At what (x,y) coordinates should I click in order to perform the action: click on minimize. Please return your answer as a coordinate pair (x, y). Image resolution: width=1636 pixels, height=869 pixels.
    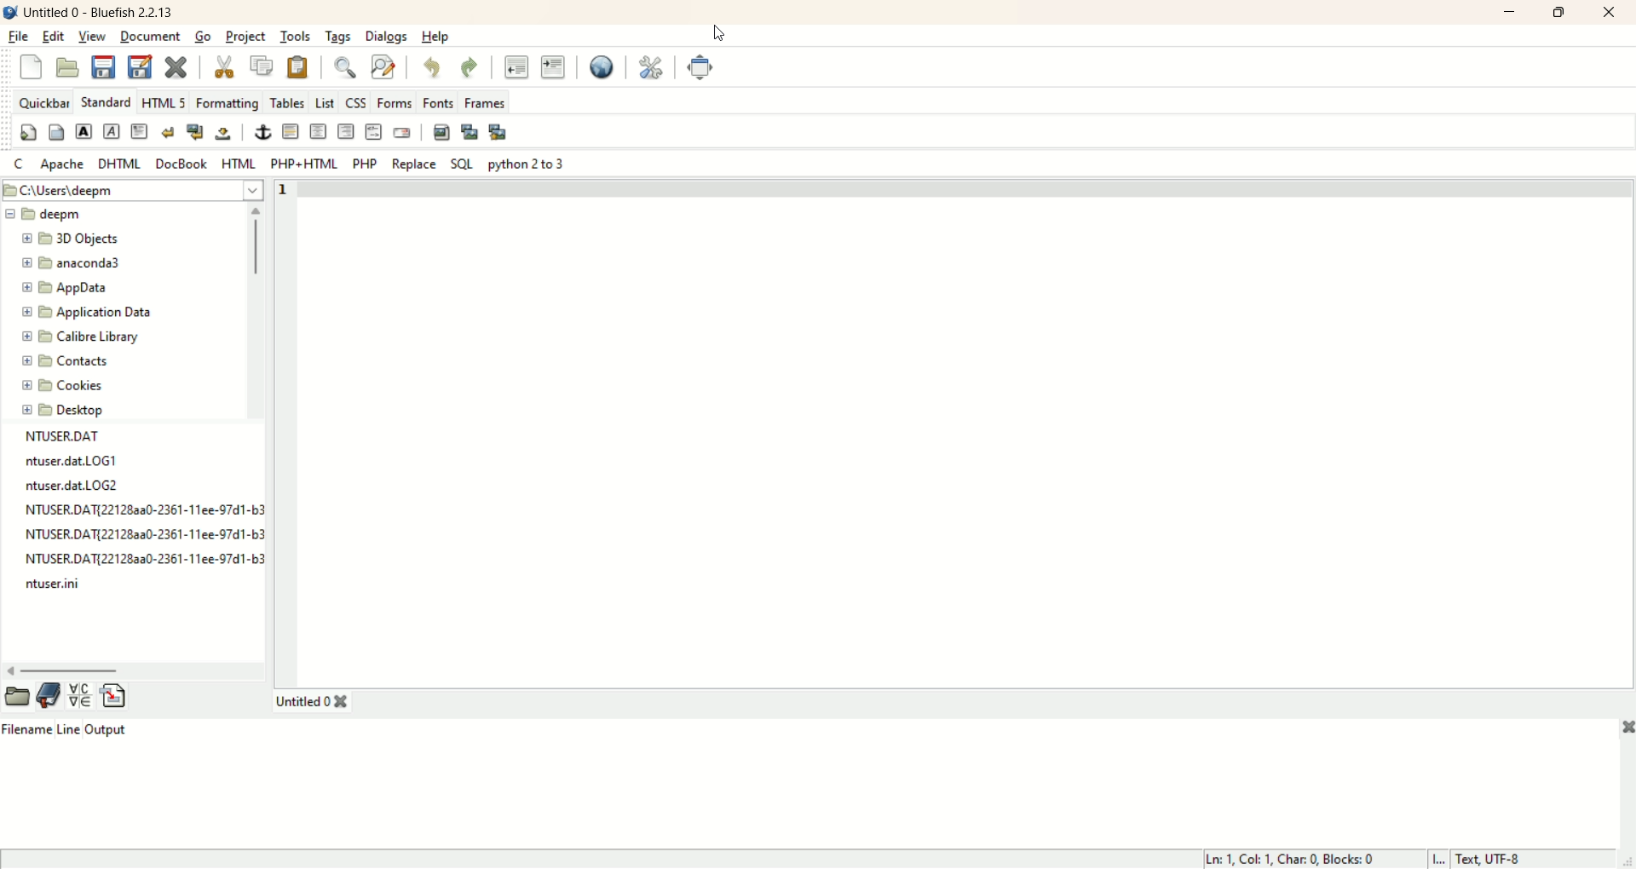
    Looking at the image, I should click on (1505, 14).